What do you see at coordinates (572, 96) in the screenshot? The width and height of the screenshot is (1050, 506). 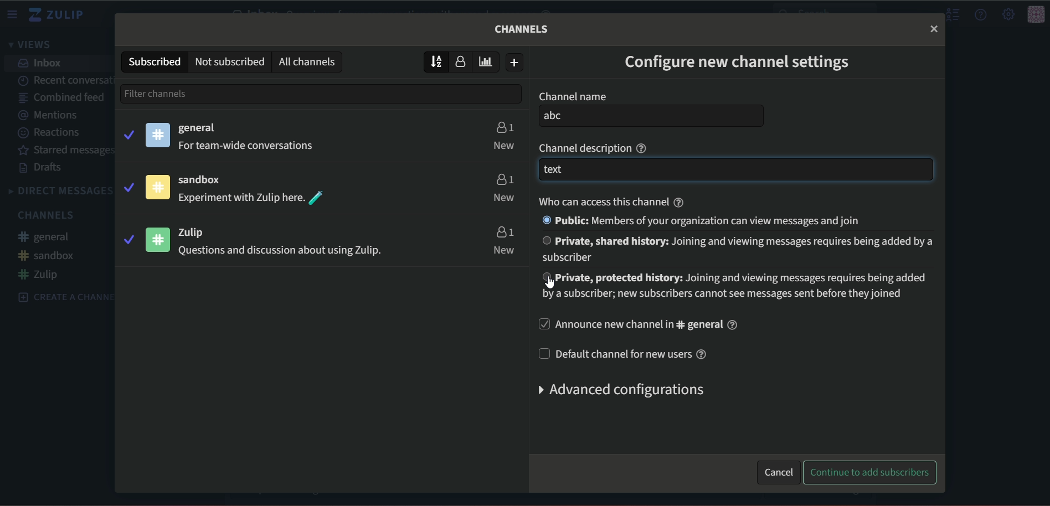 I see `channel name` at bounding box center [572, 96].